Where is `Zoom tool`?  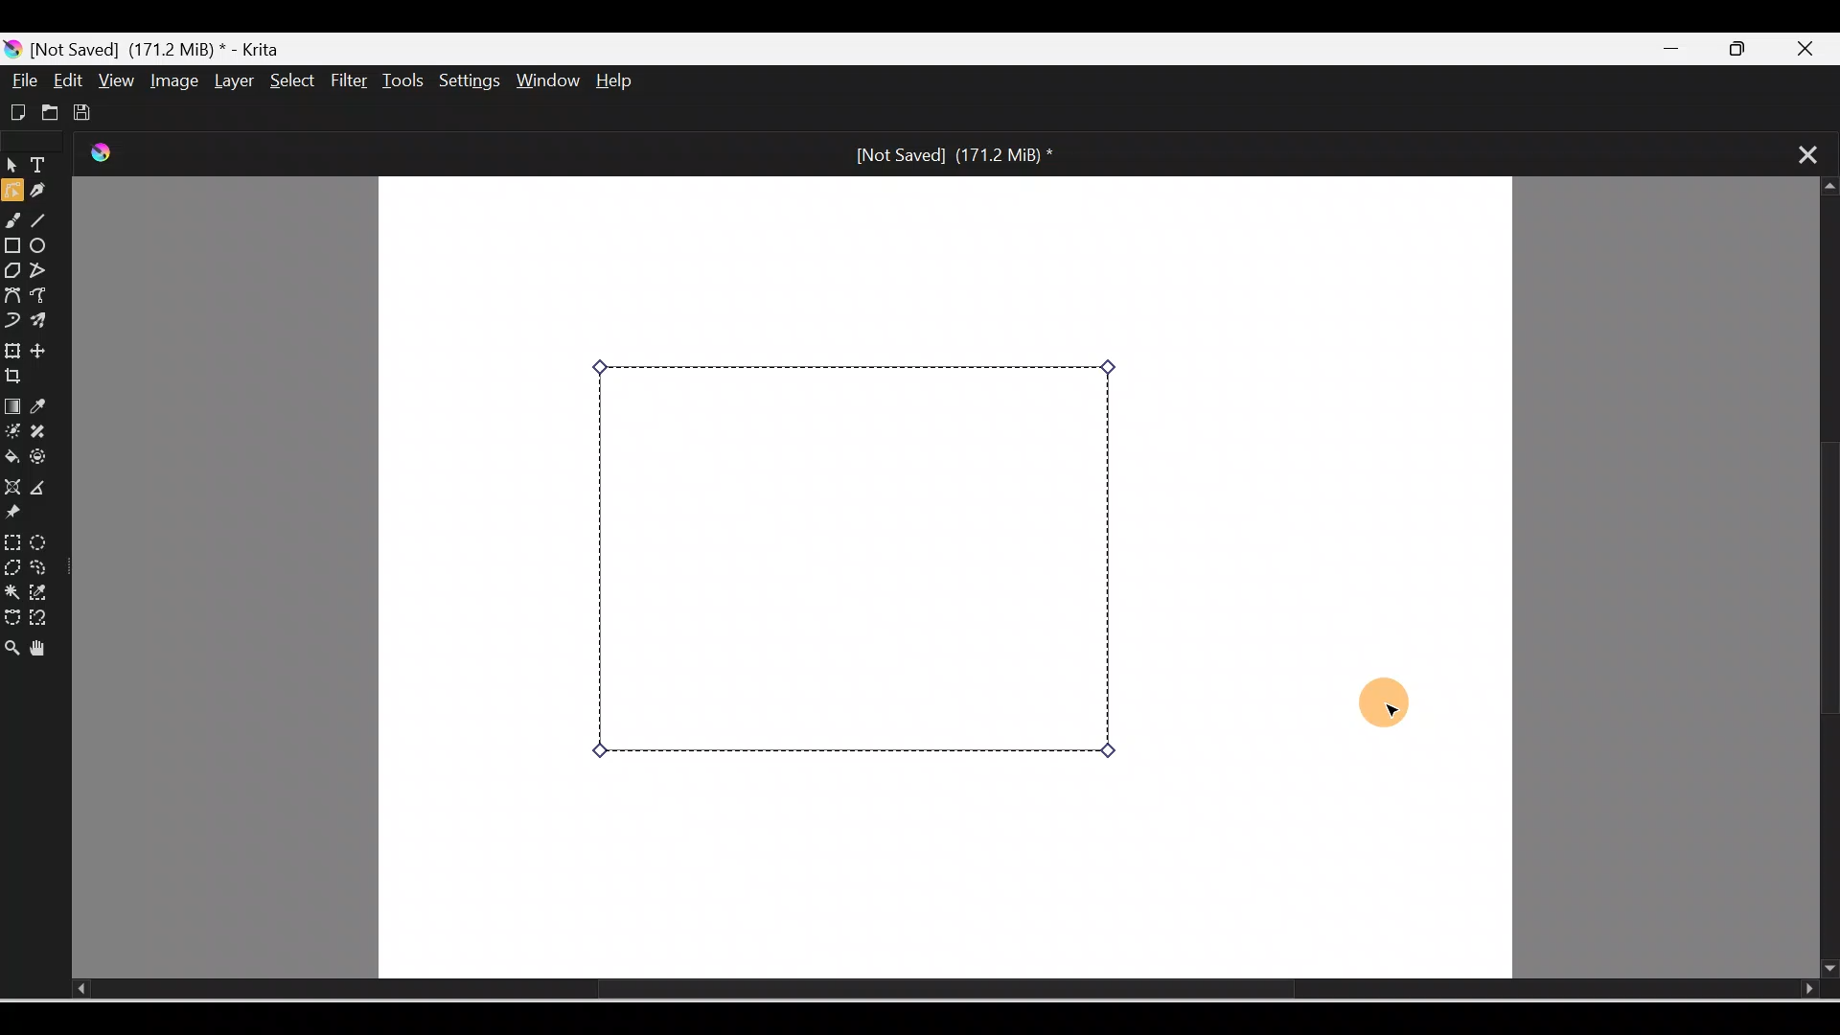 Zoom tool is located at coordinates (11, 642).